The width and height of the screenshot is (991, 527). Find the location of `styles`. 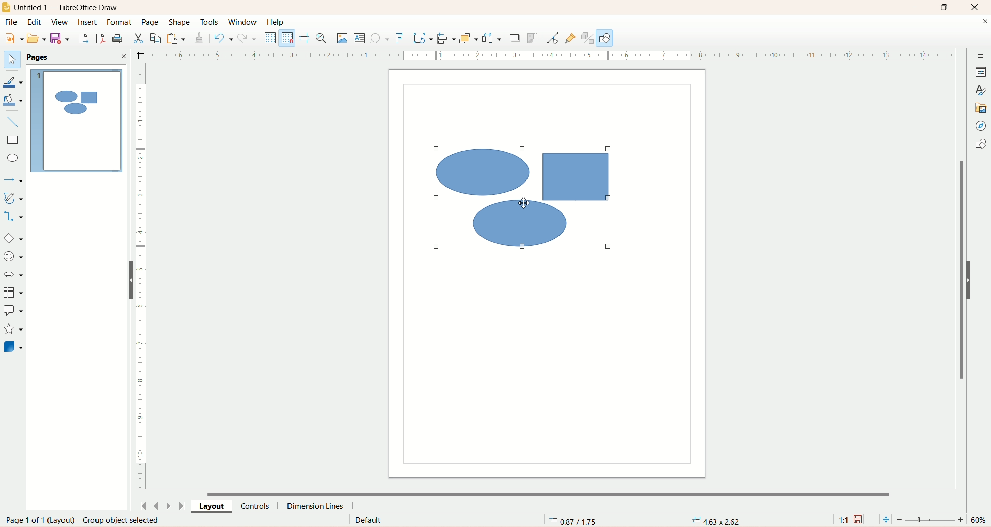

styles is located at coordinates (982, 90).